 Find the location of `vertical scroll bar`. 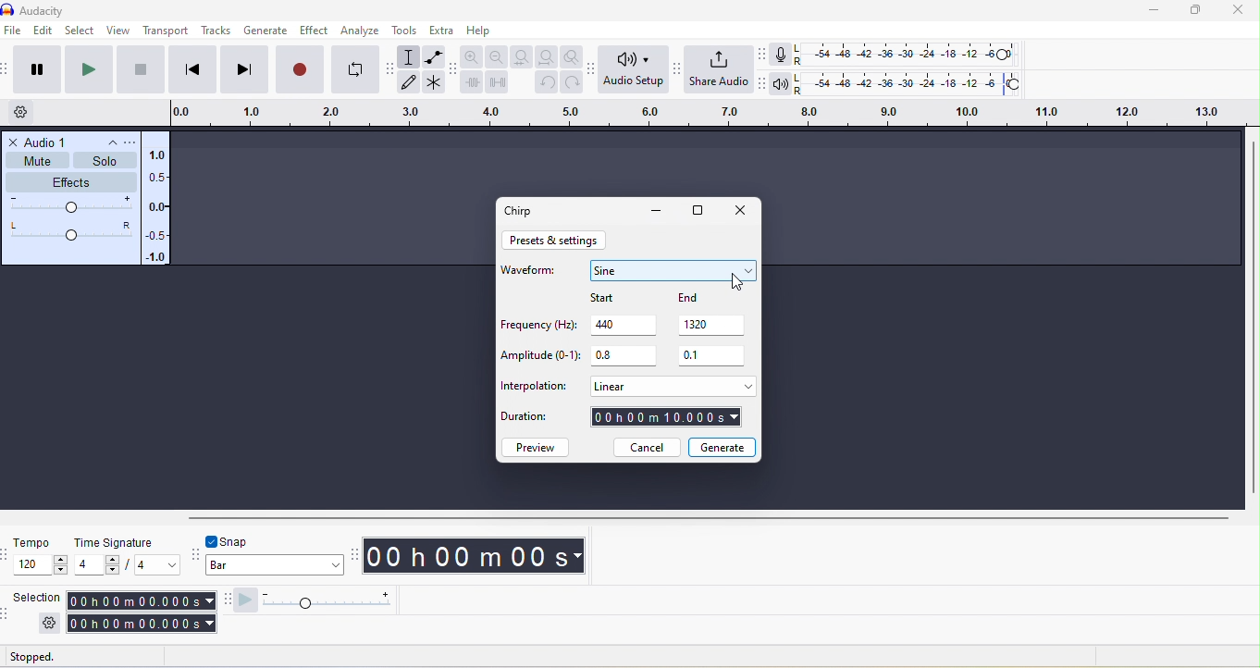

vertical scroll bar is located at coordinates (1252, 317).